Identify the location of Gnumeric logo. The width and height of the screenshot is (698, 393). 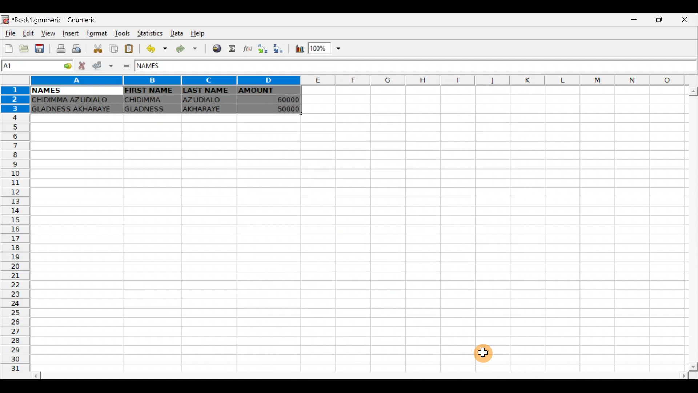
(6, 20).